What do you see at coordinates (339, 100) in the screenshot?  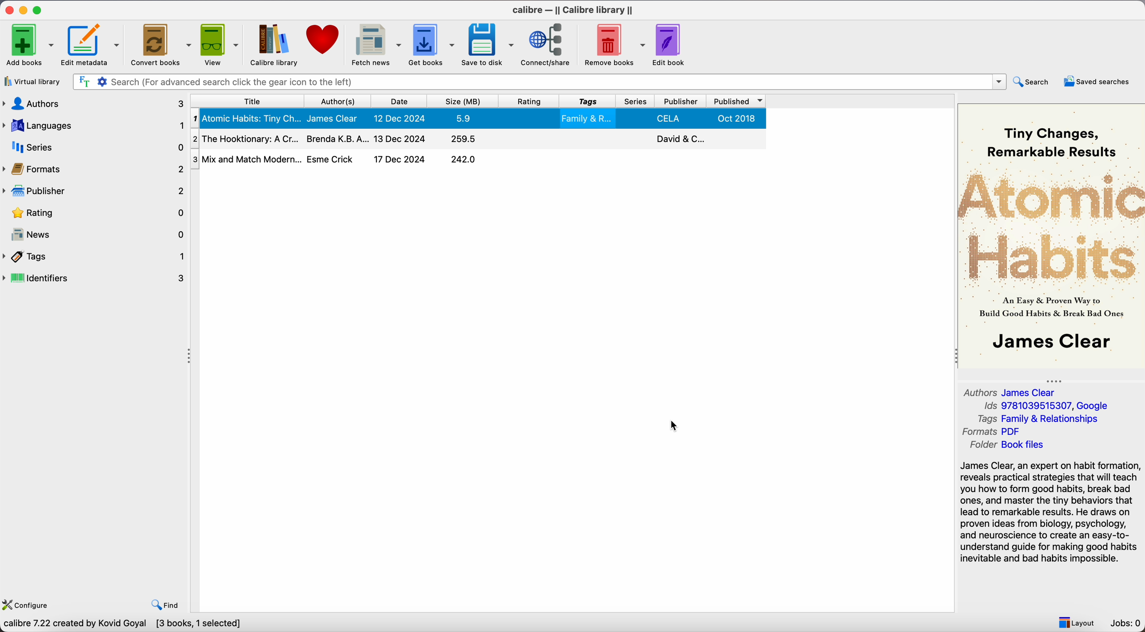 I see `author(s)` at bounding box center [339, 100].